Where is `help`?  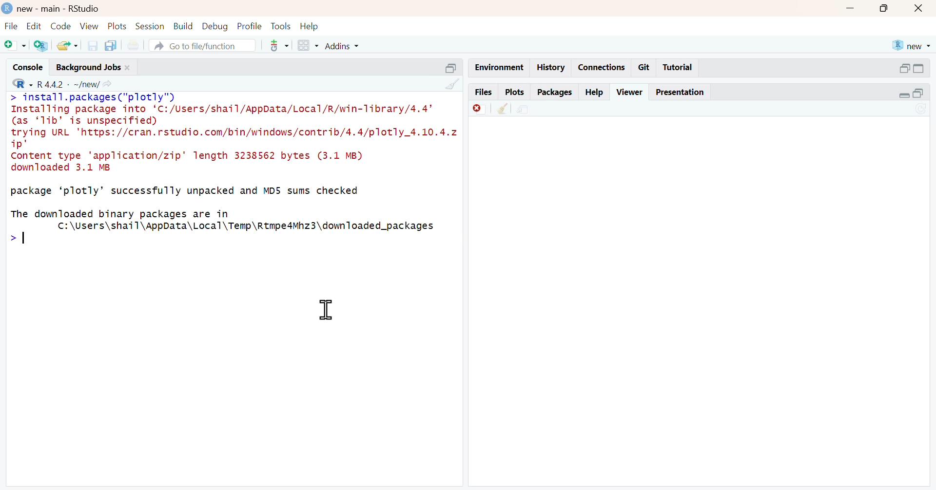
help is located at coordinates (595, 90).